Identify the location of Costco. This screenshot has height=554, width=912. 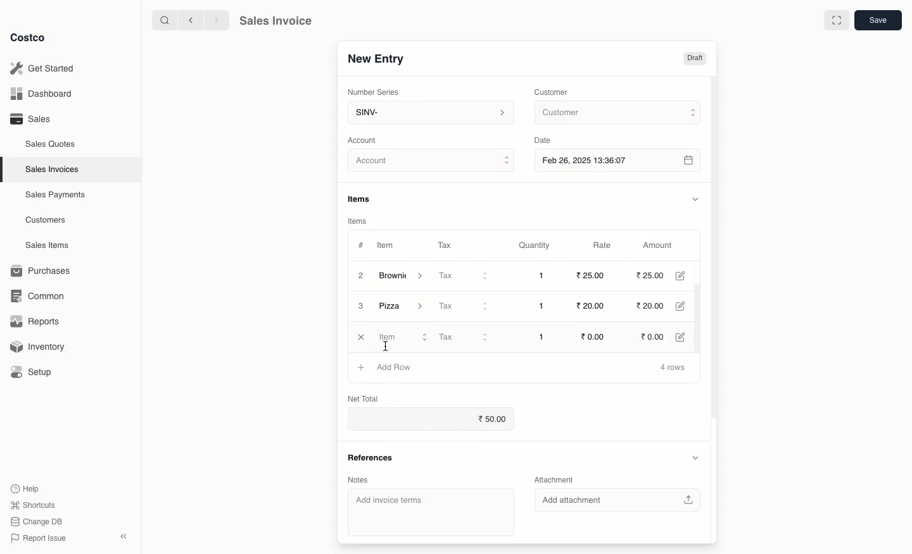
(31, 38).